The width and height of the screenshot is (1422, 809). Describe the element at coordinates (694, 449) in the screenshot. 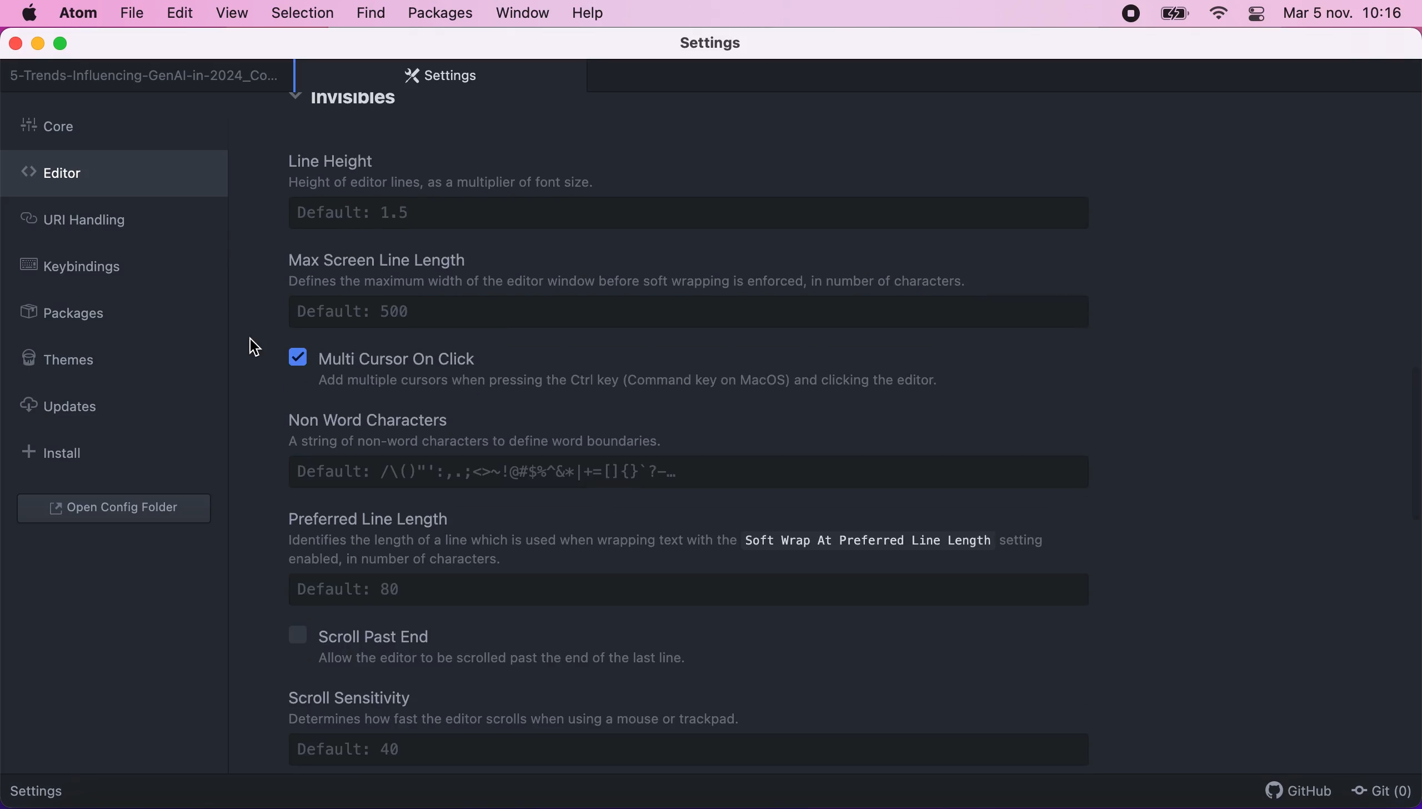

I see `non word character` at that location.